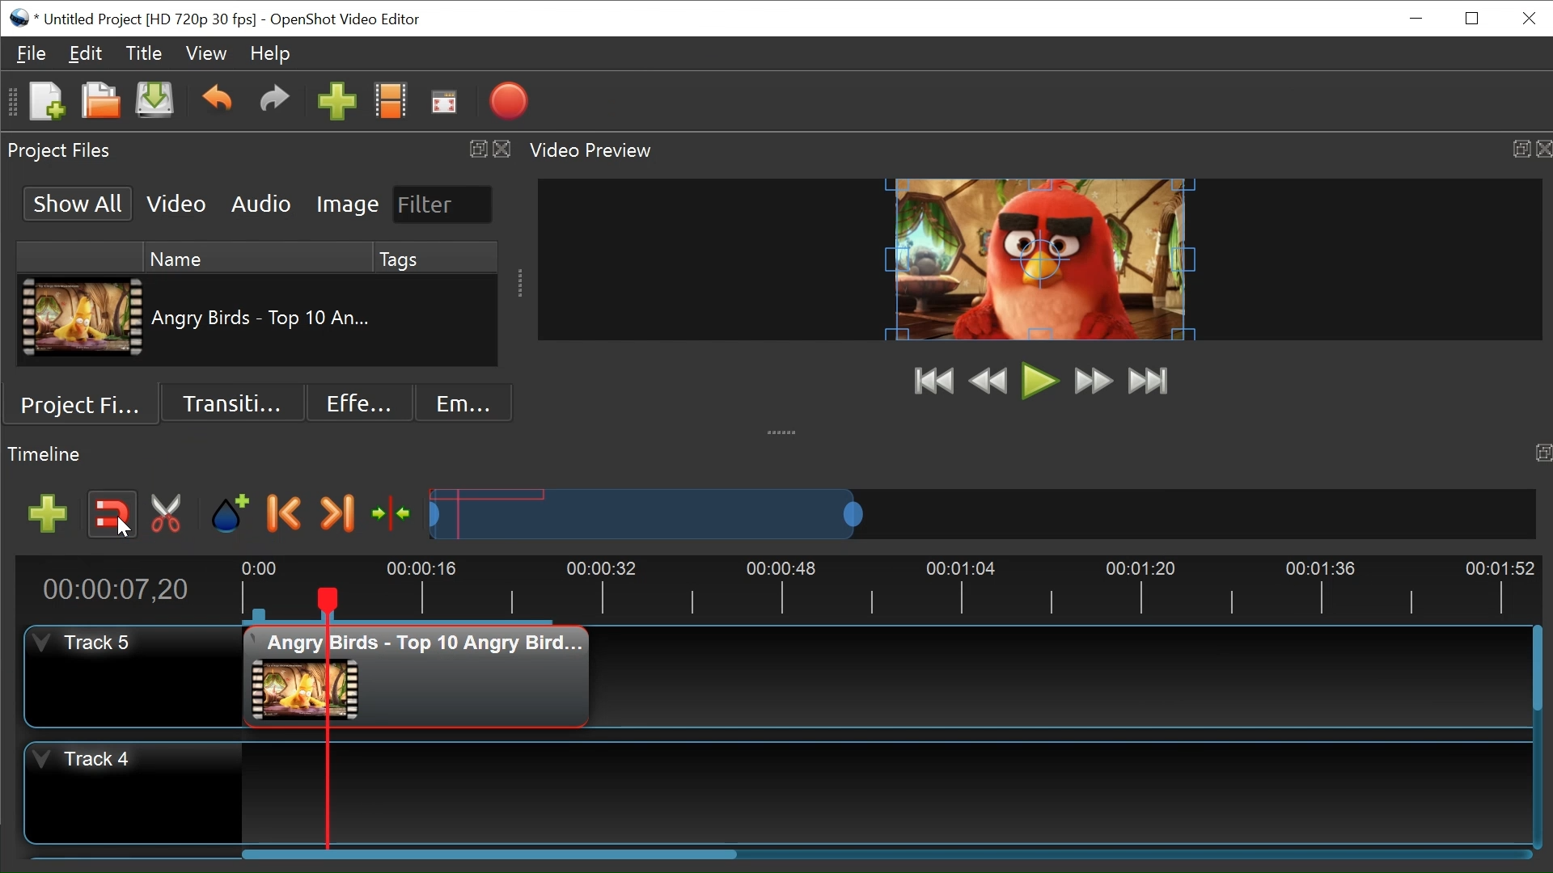 The image size is (1553, 873). What do you see at coordinates (776, 454) in the screenshot?
I see `Timeline Panel` at bounding box center [776, 454].